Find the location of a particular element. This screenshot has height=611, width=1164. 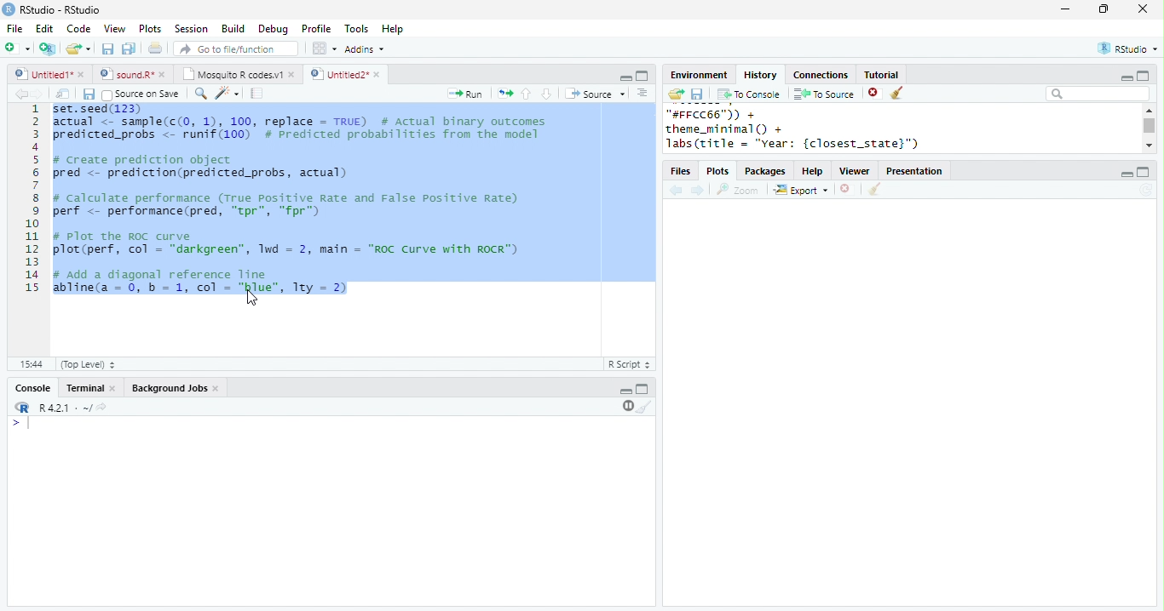

search is located at coordinates (201, 94).